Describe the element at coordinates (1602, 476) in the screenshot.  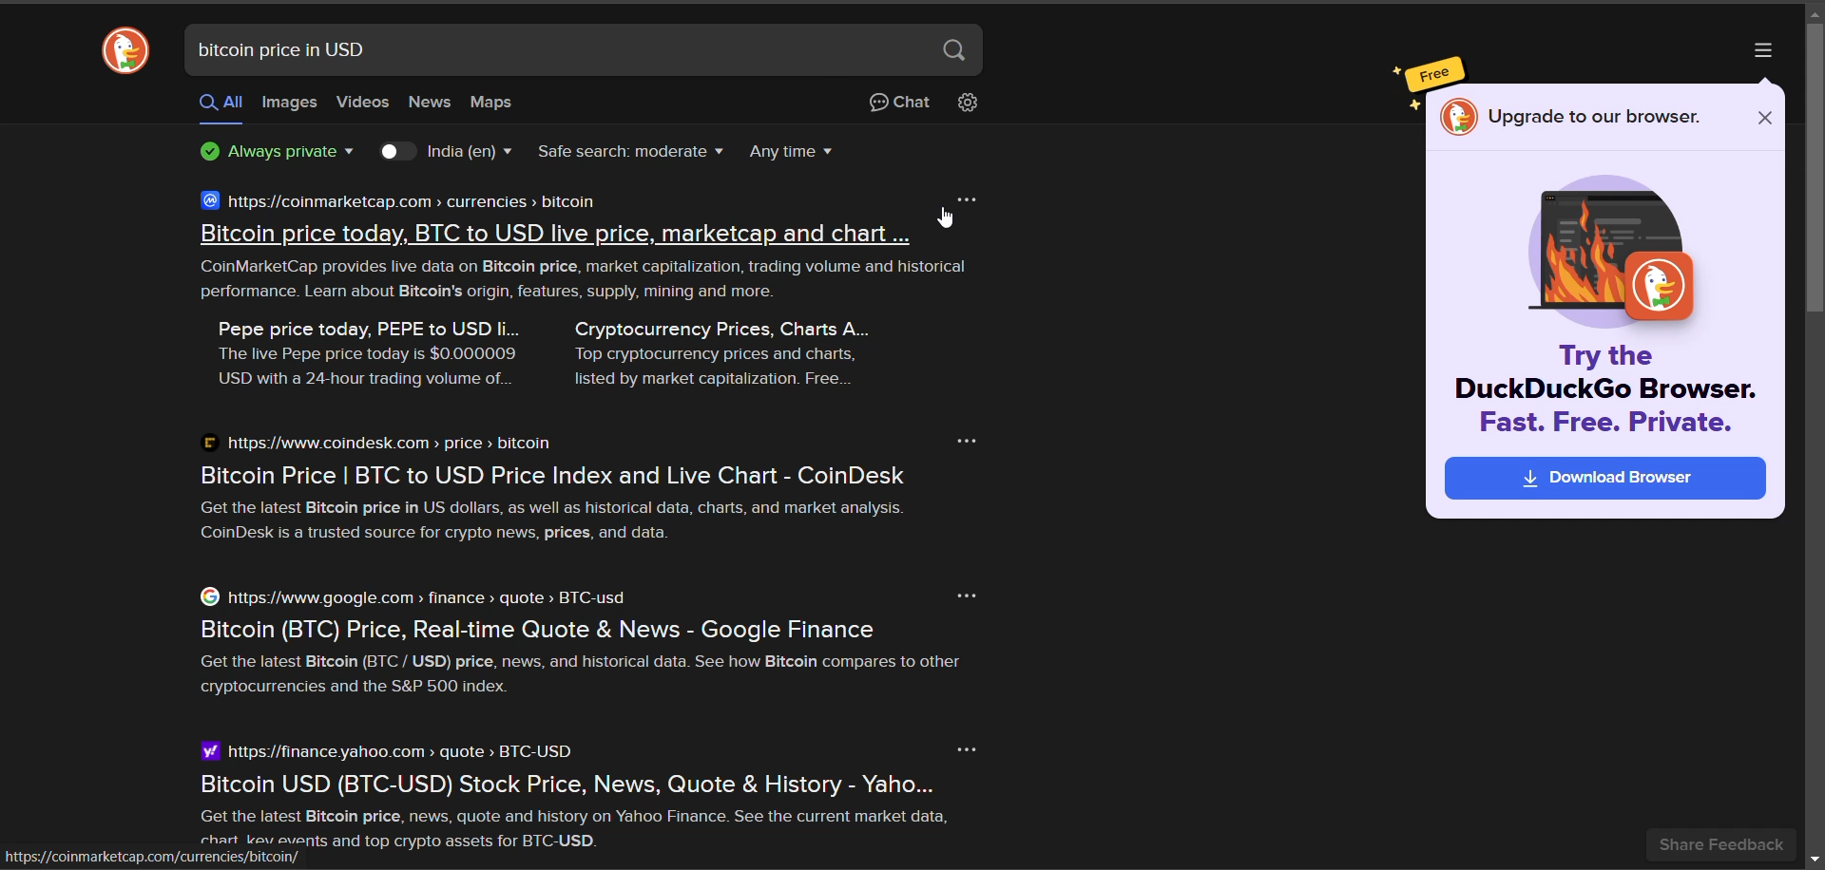
I see `download browser ad suggestion` at that location.